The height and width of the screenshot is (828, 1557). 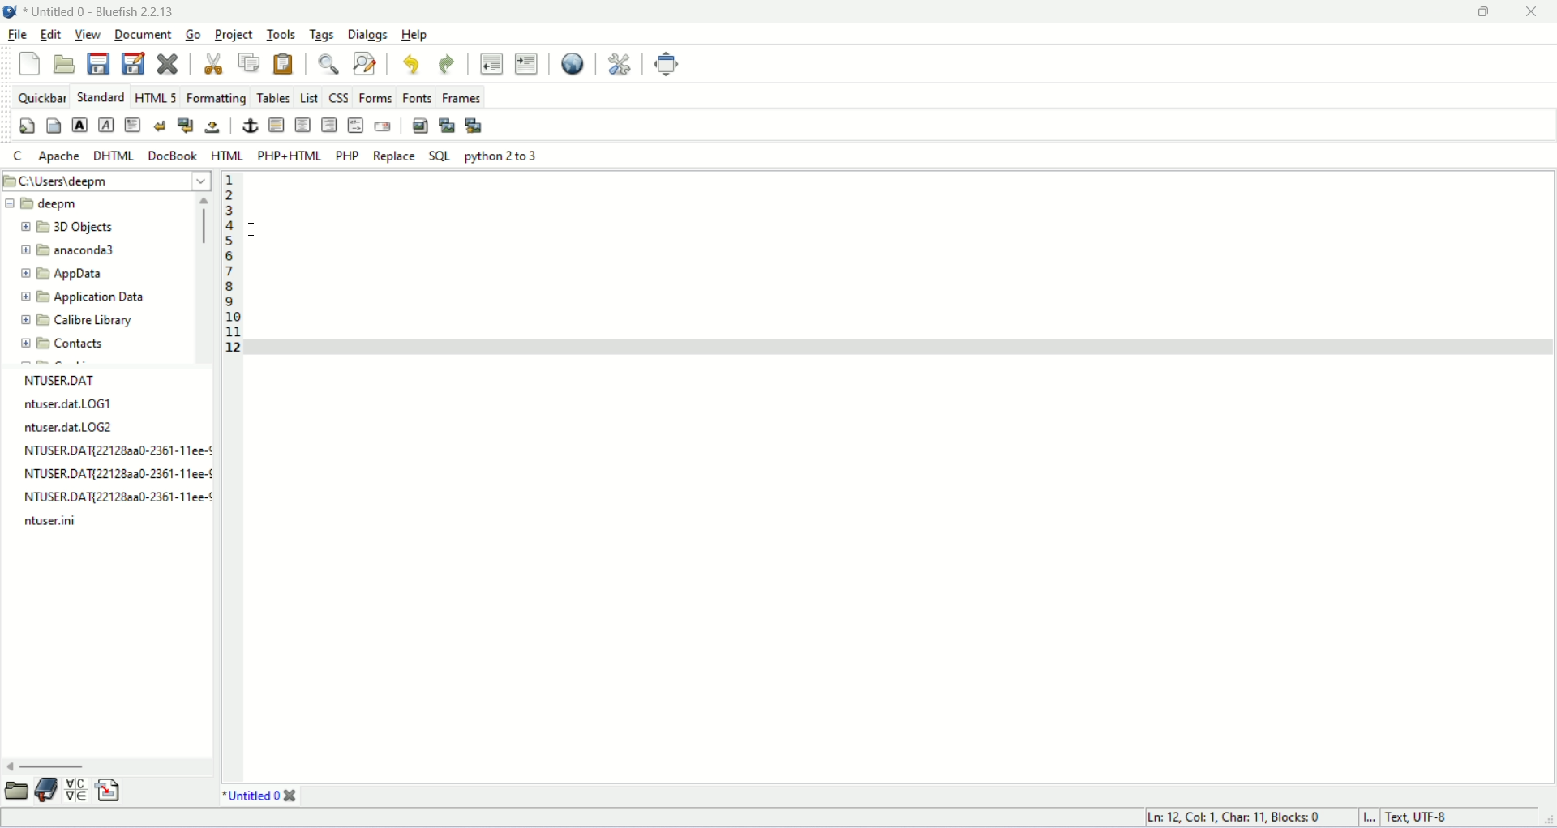 I want to click on view, so click(x=85, y=33).